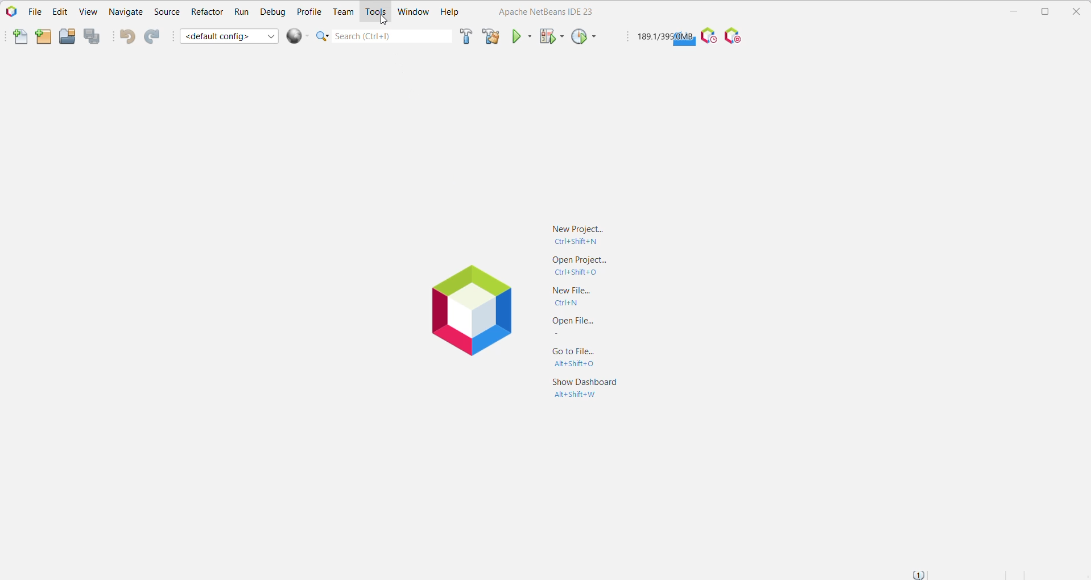 The width and height of the screenshot is (1091, 580). What do you see at coordinates (573, 295) in the screenshot?
I see `New File` at bounding box center [573, 295].